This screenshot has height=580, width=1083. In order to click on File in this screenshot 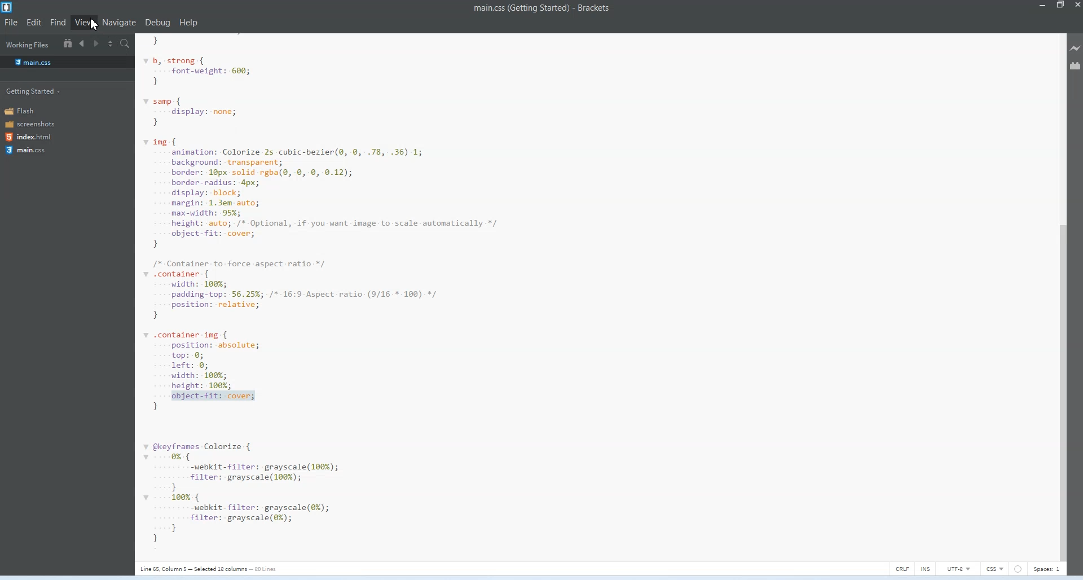, I will do `click(11, 23)`.